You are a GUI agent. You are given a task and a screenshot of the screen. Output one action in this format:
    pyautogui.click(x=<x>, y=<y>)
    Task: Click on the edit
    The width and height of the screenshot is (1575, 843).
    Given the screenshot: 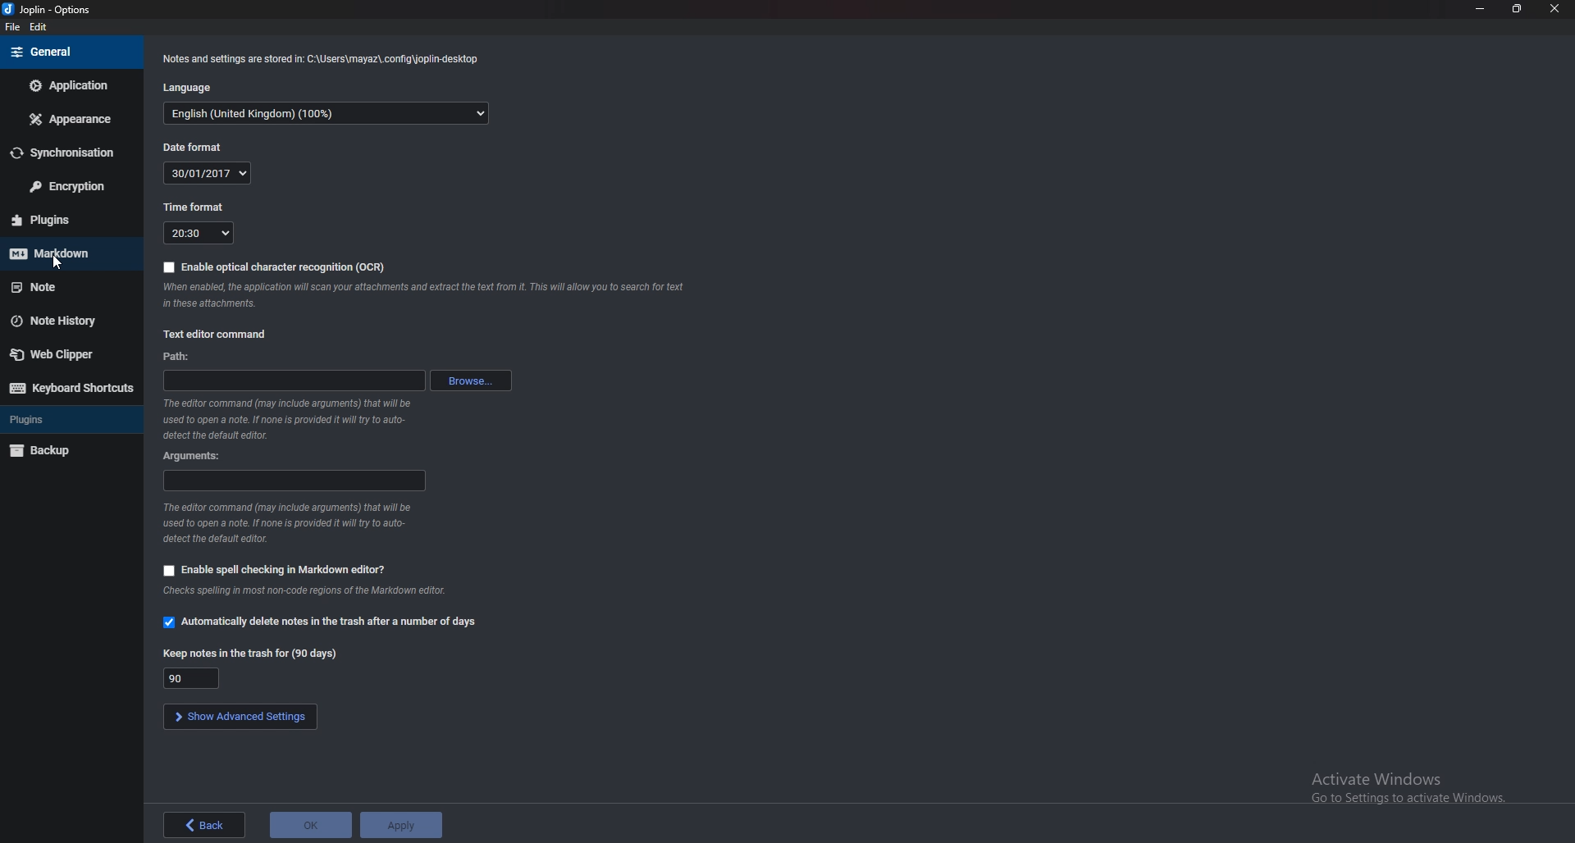 What is the action you would take?
    pyautogui.click(x=39, y=26)
    